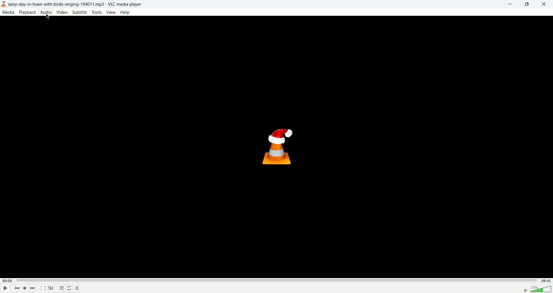 The height and width of the screenshot is (293, 553). Describe the element at coordinates (62, 289) in the screenshot. I see `playlist` at that location.